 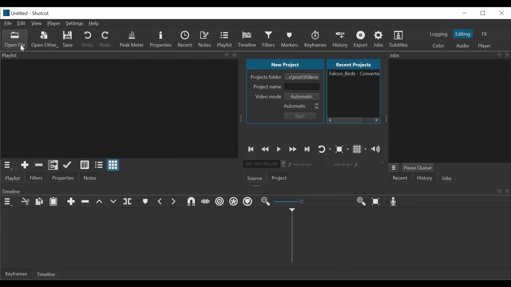 I want to click on Timeline, so click(x=46, y=274).